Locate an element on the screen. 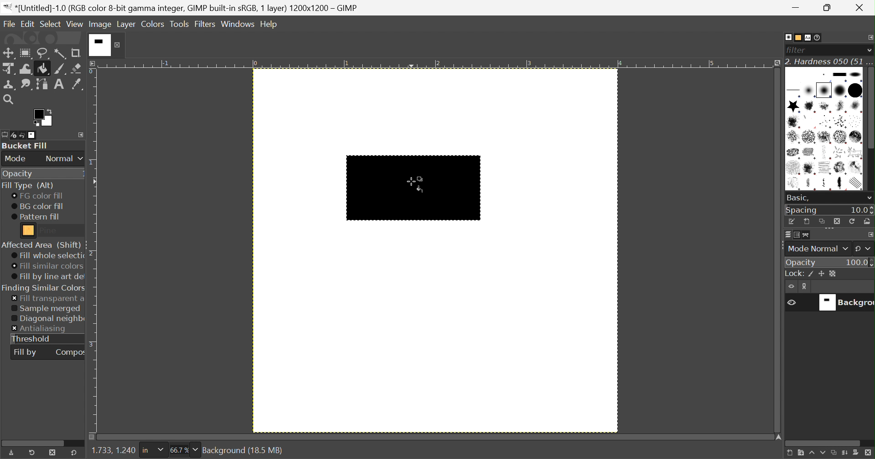 The image size is (875, 459). 1 is located at coordinates (347, 63).